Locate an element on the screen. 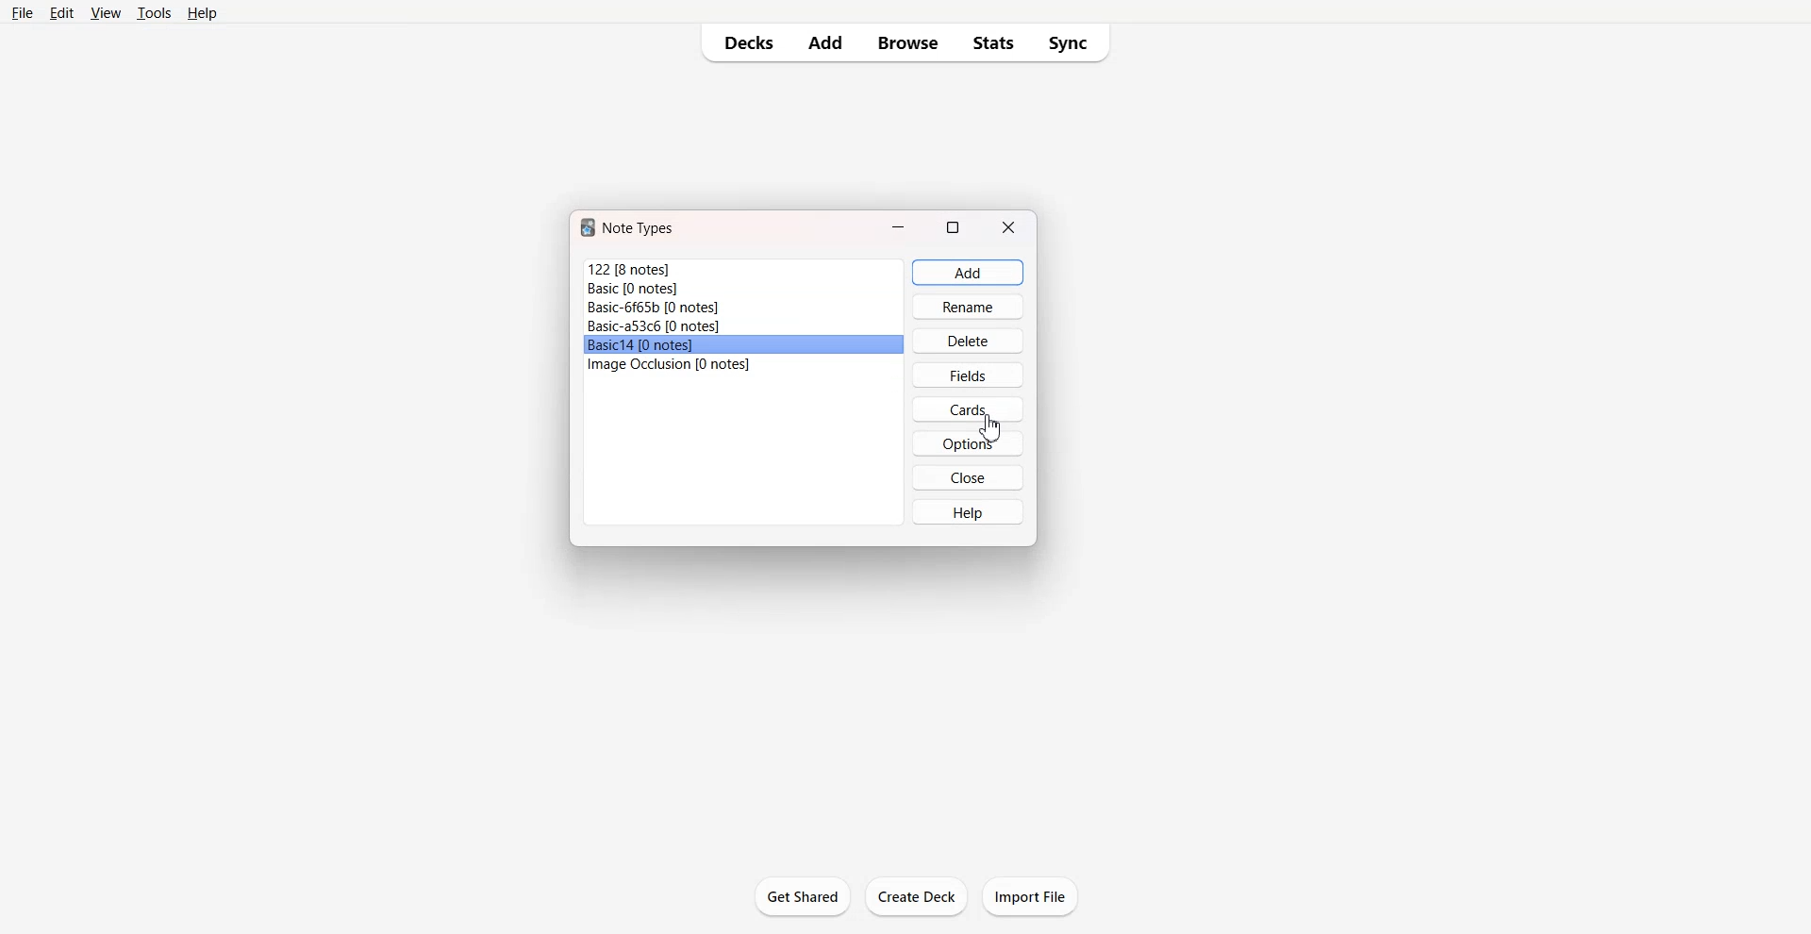 Image resolution: width=1811 pixels, height=934 pixels. File is located at coordinates (744, 269).